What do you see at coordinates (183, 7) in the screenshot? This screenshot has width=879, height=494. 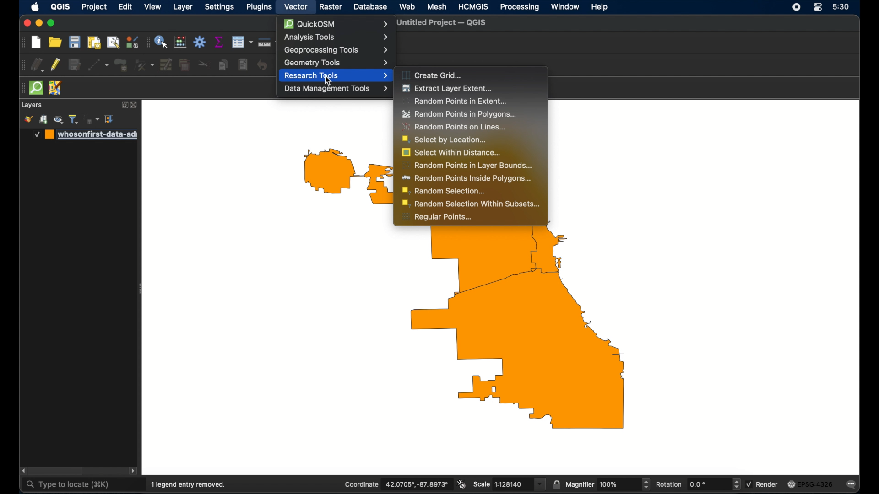 I see `layer` at bounding box center [183, 7].